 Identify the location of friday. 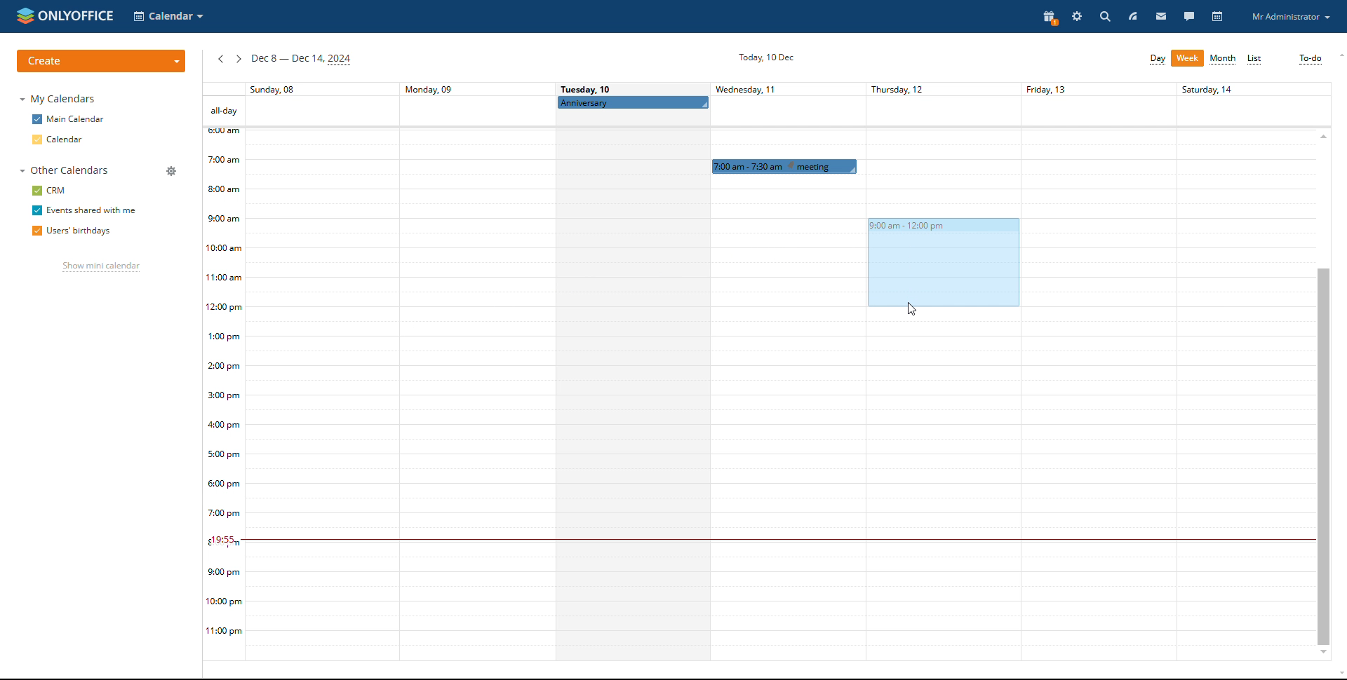
(1095, 371).